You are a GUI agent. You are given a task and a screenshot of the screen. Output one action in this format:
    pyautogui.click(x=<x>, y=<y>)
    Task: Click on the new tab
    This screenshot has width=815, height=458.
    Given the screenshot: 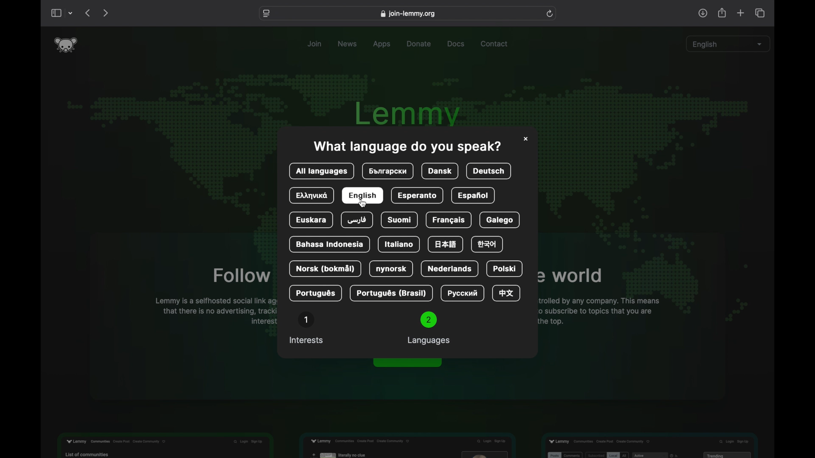 What is the action you would take?
    pyautogui.click(x=741, y=13)
    